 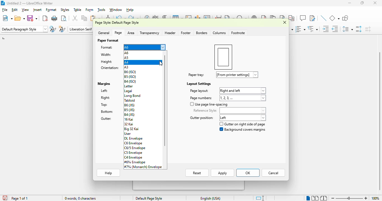 What do you see at coordinates (127, 58) in the screenshot?
I see `A5` at bounding box center [127, 58].